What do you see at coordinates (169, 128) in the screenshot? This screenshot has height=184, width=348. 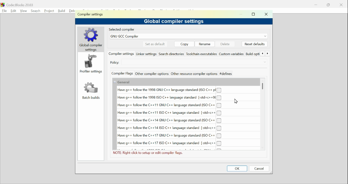 I see `(un)check Have g++follow the C++14 GNU C++ language standard (-std-c++` at bounding box center [169, 128].